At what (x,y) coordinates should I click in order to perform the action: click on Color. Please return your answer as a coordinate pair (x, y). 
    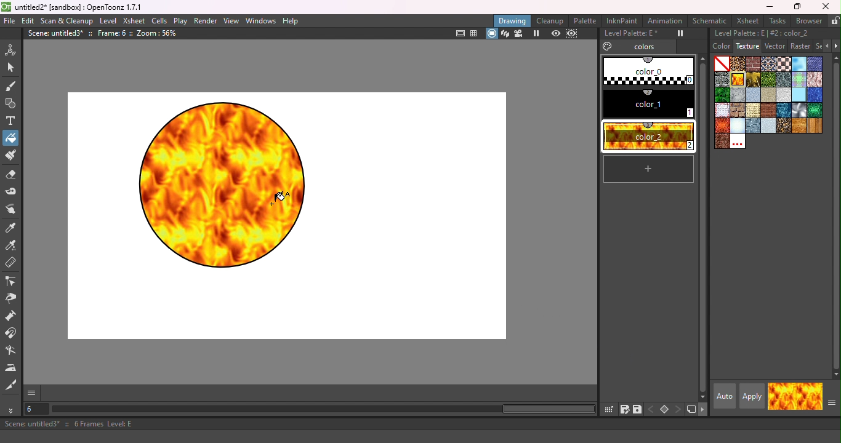
    Looking at the image, I should click on (717, 47).